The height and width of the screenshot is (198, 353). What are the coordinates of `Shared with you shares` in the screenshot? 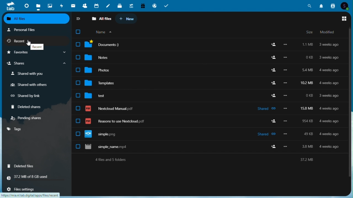 It's located at (26, 74).